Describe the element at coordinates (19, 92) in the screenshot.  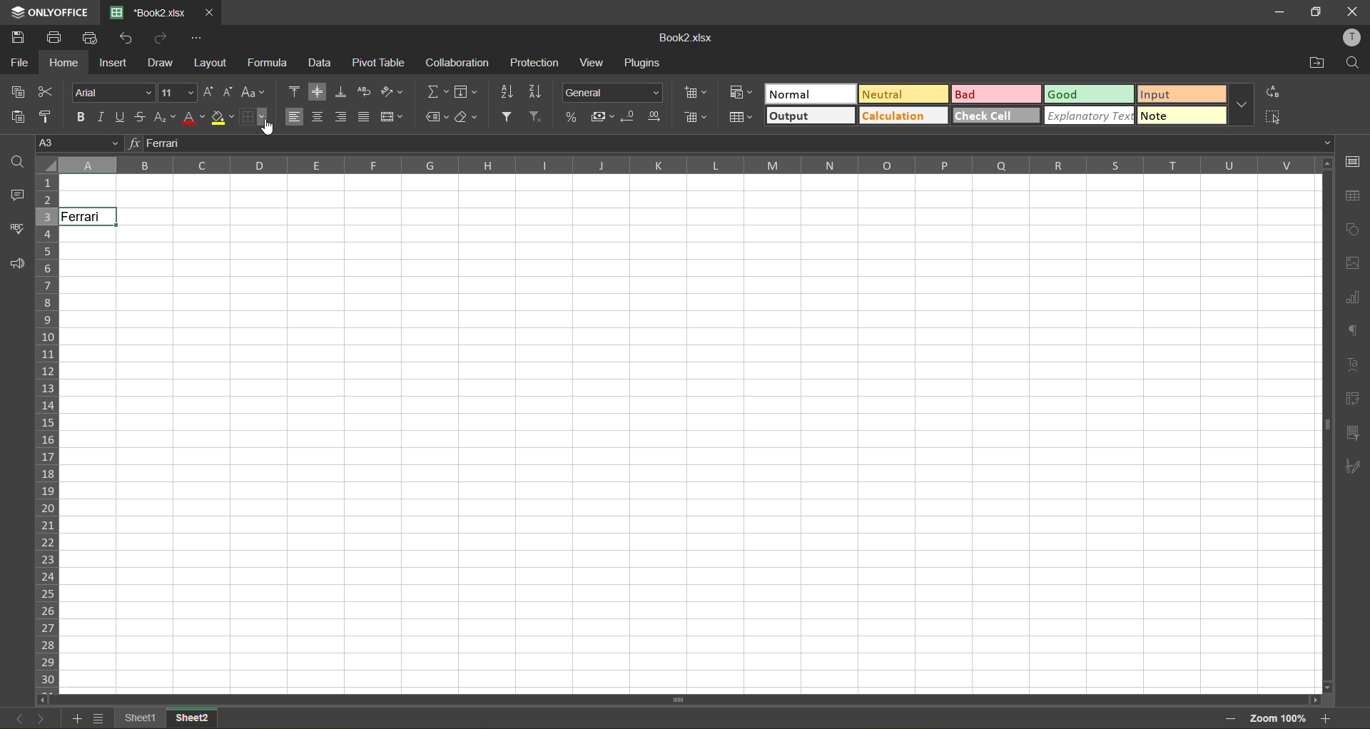
I see `copy` at that location.